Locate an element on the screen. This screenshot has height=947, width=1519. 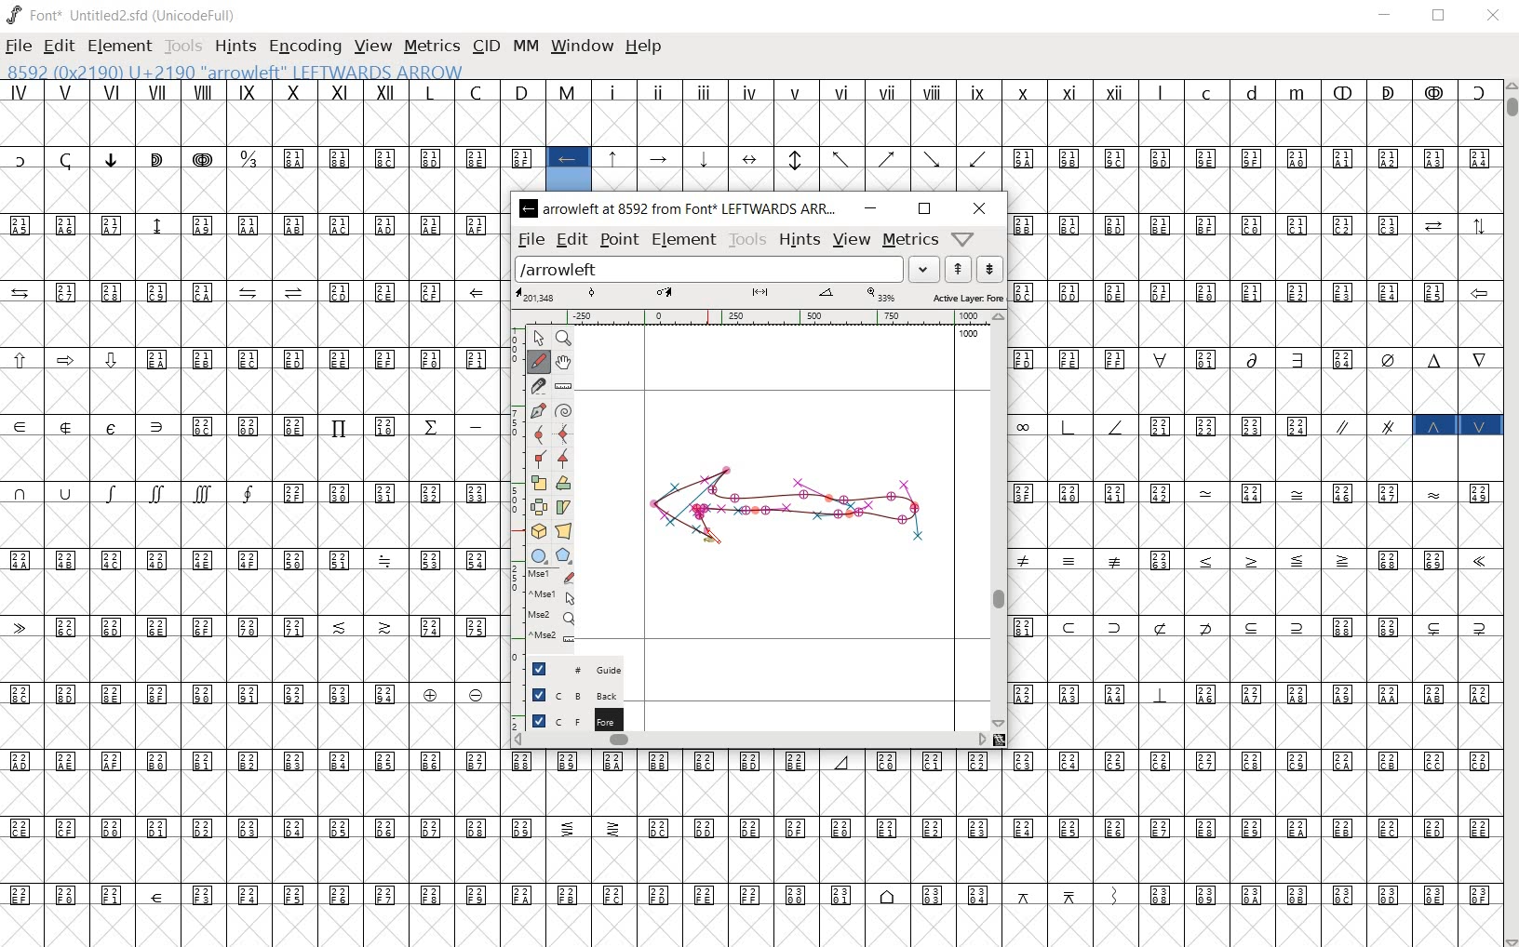
metrics is located at coordinates (431, 47).